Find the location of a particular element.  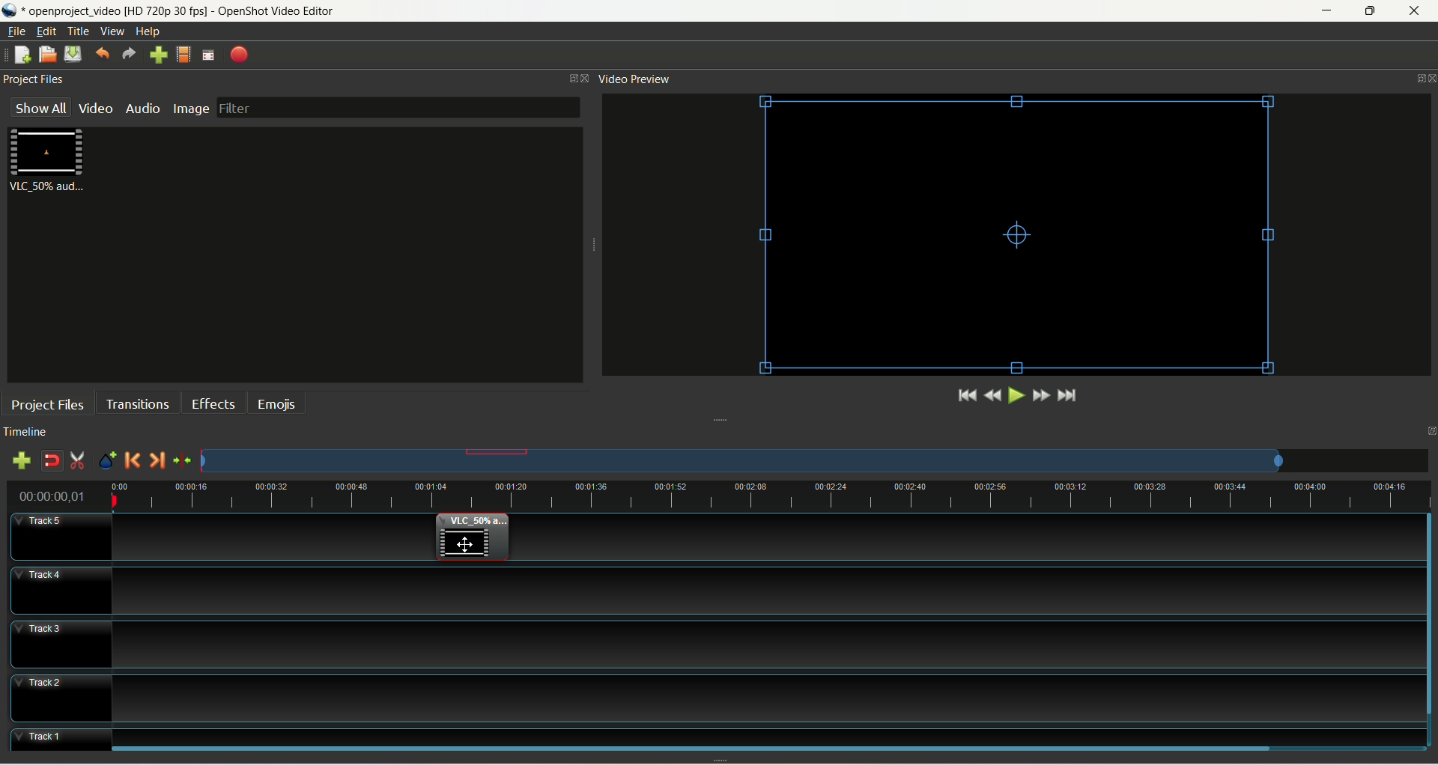

jump to start is located at coordinates (965, 396).